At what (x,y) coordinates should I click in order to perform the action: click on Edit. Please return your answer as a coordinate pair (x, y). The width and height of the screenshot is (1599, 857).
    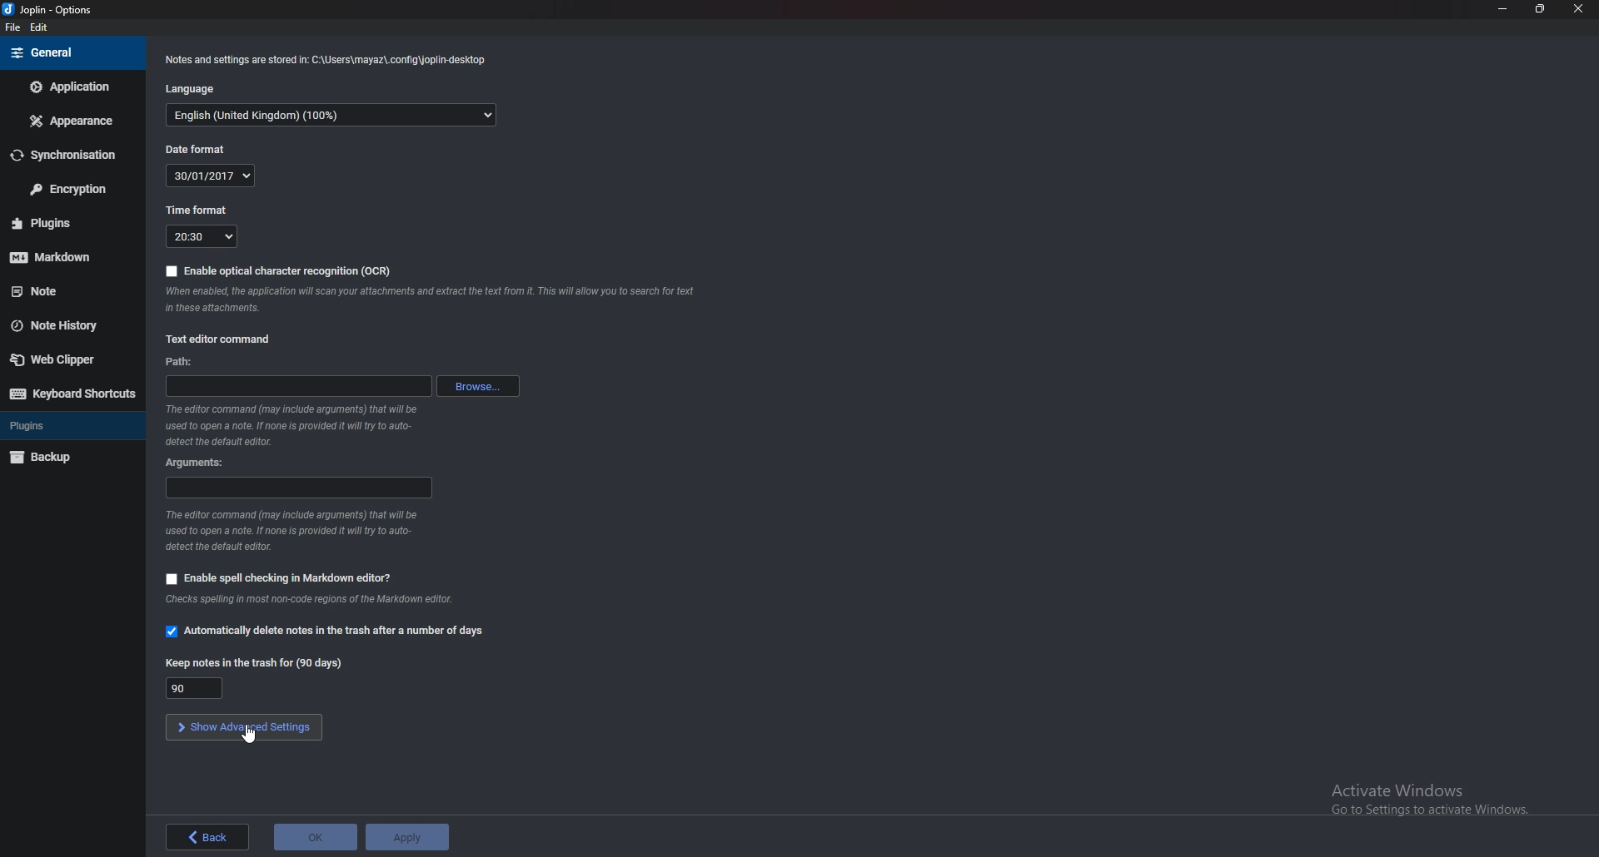
    Looking at the image, I should click on (38, 27).